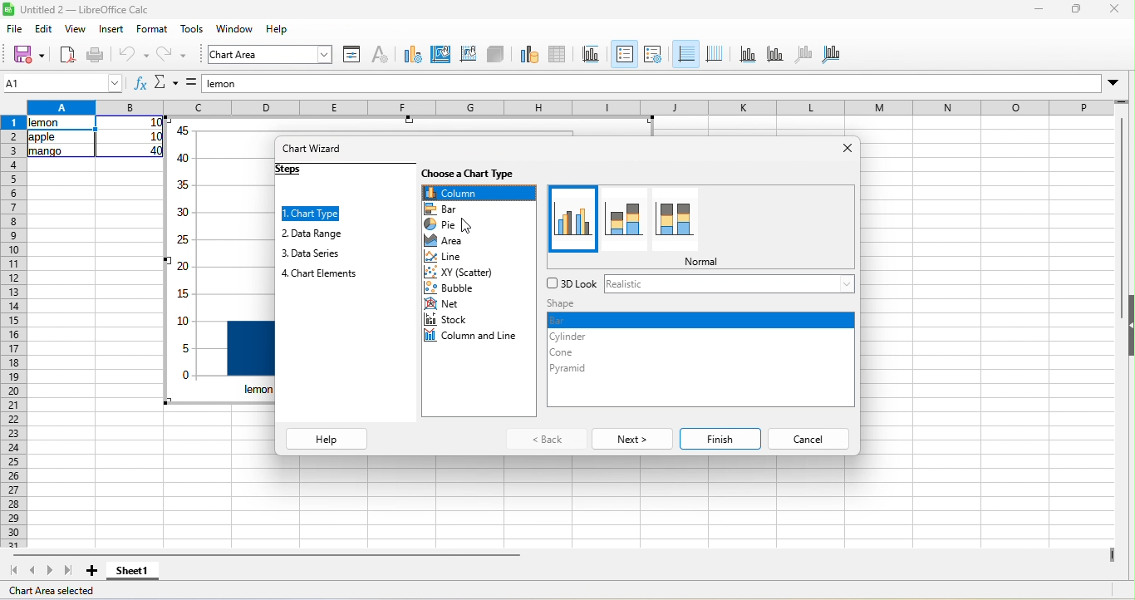  Describe the element at coordinates (63, 83) in the screenshot. I see `a1` at that location.